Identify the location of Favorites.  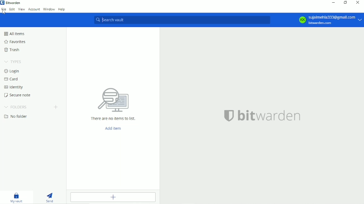
(15, 42).